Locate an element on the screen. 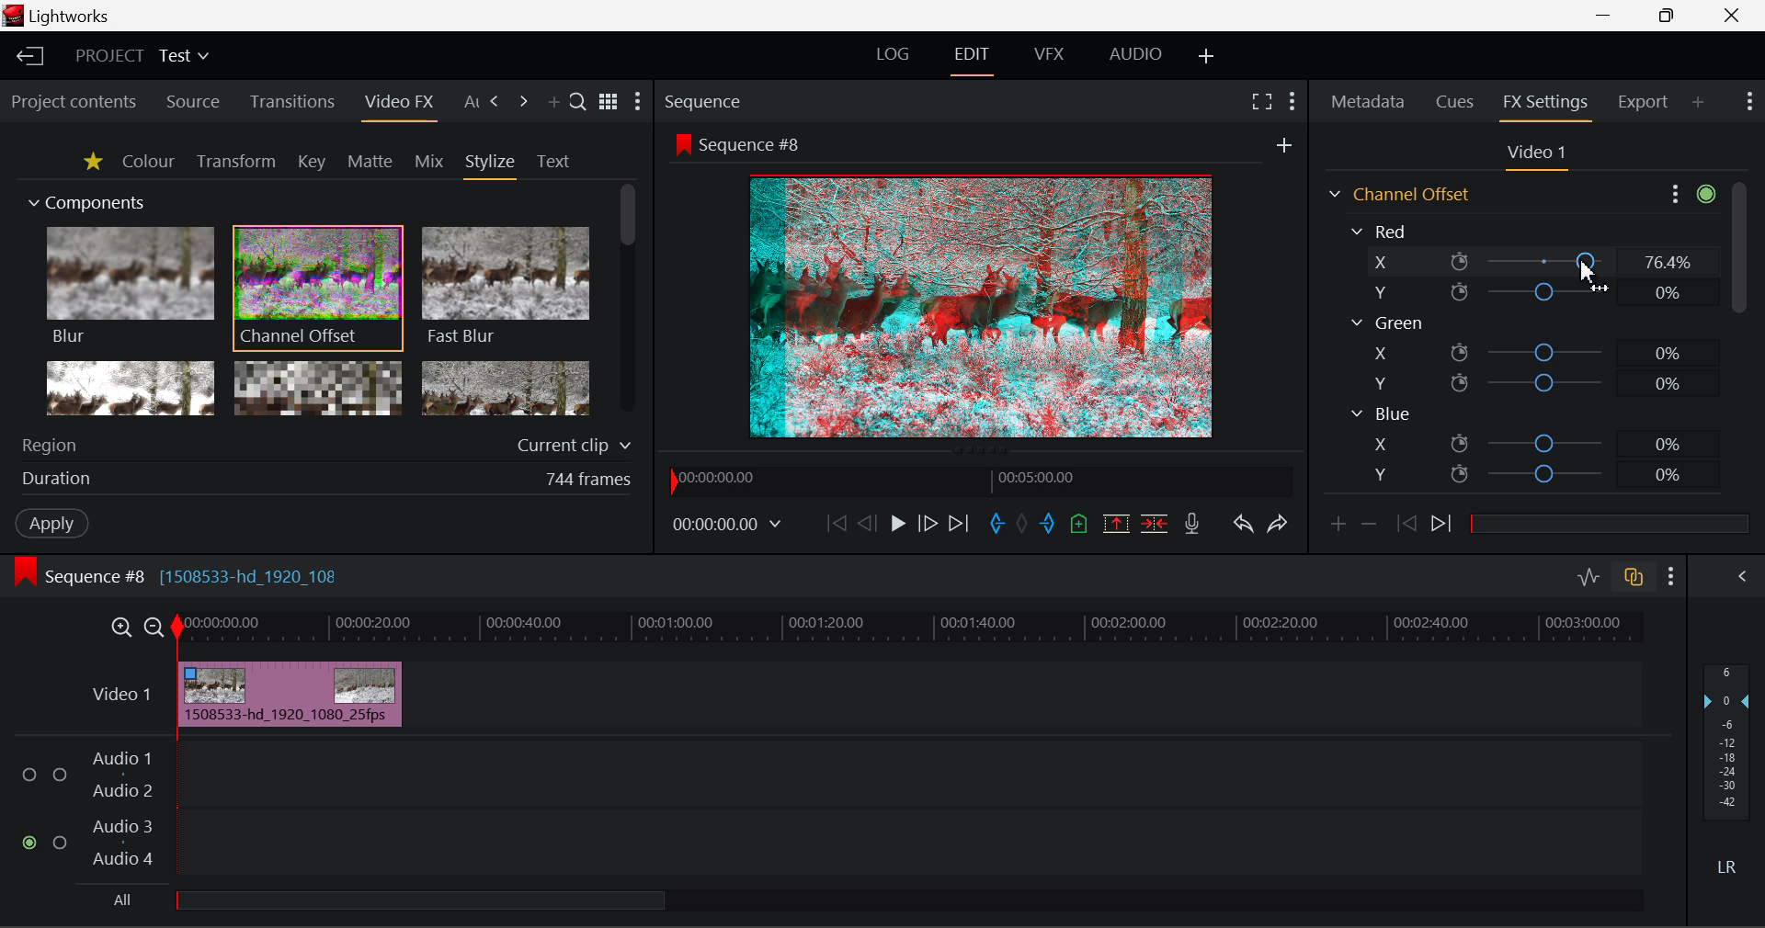  Video Settings is located at coordinates (1534, 156).